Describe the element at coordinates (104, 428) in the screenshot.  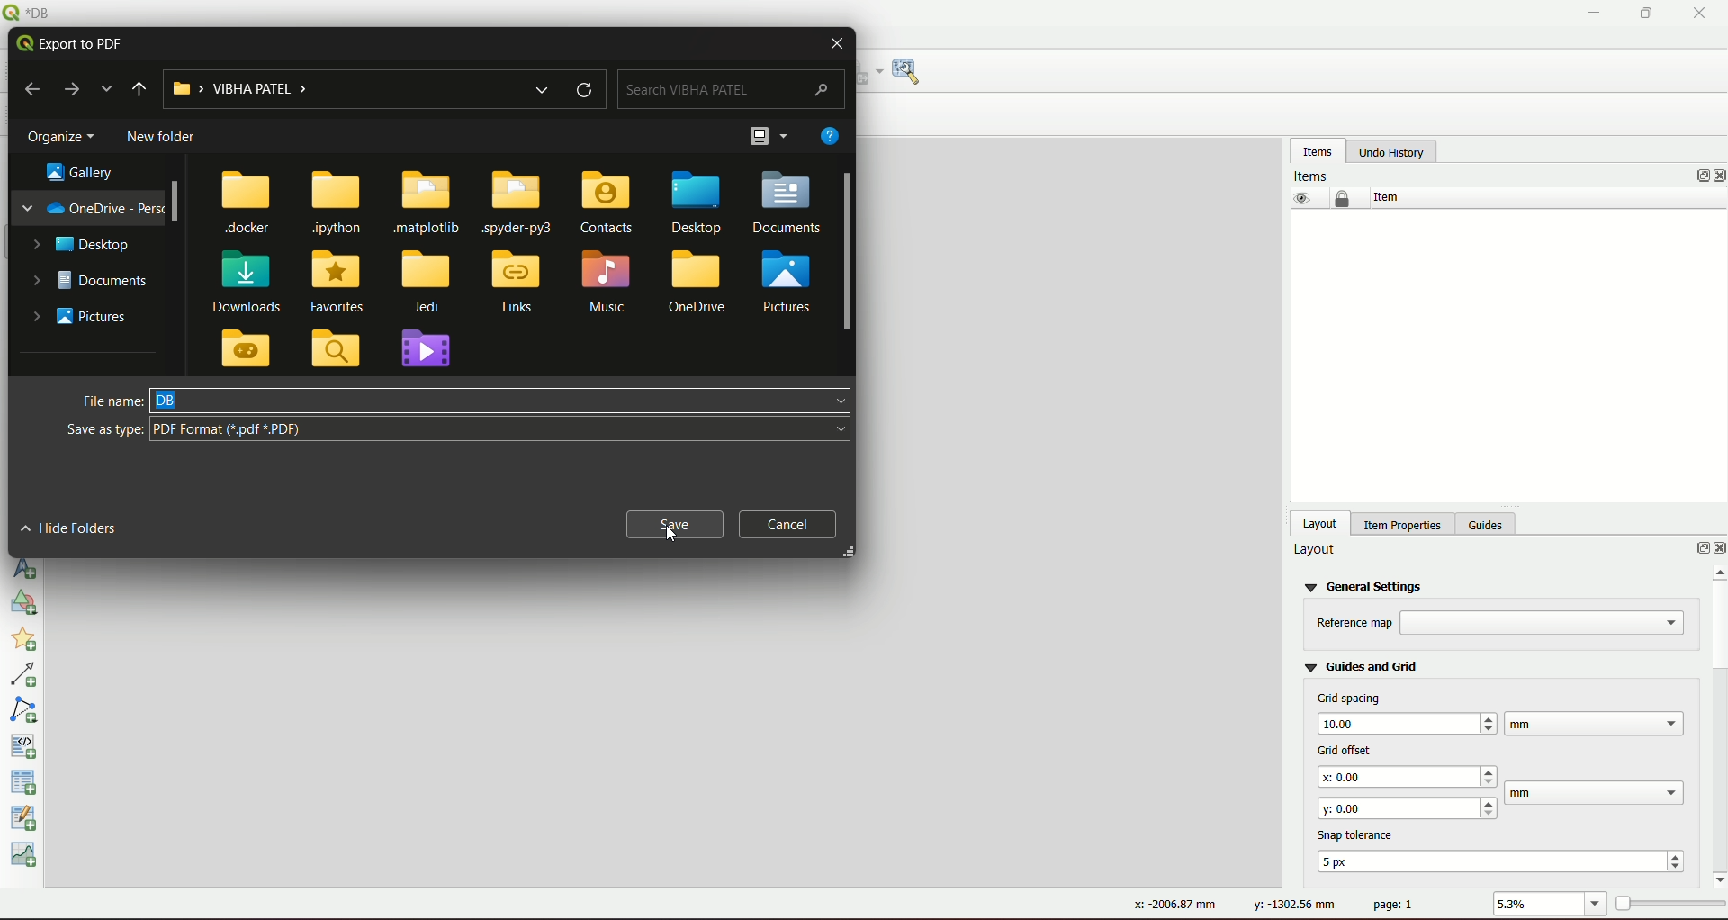
I see `type` at that location.